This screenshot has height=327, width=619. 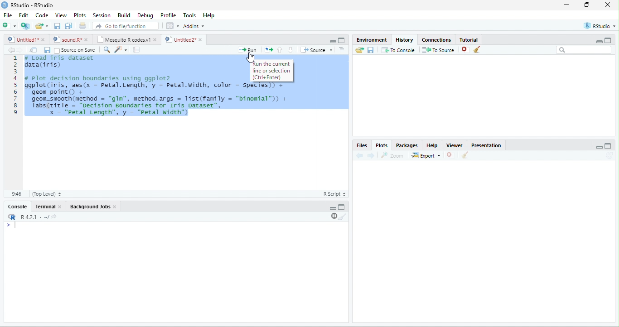 I want to click on search, so click(x=106, y=50).